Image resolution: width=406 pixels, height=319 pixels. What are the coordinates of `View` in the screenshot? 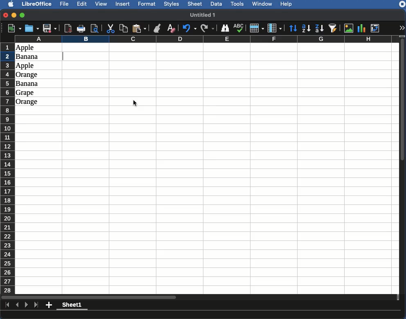 It's located at (102, 4).